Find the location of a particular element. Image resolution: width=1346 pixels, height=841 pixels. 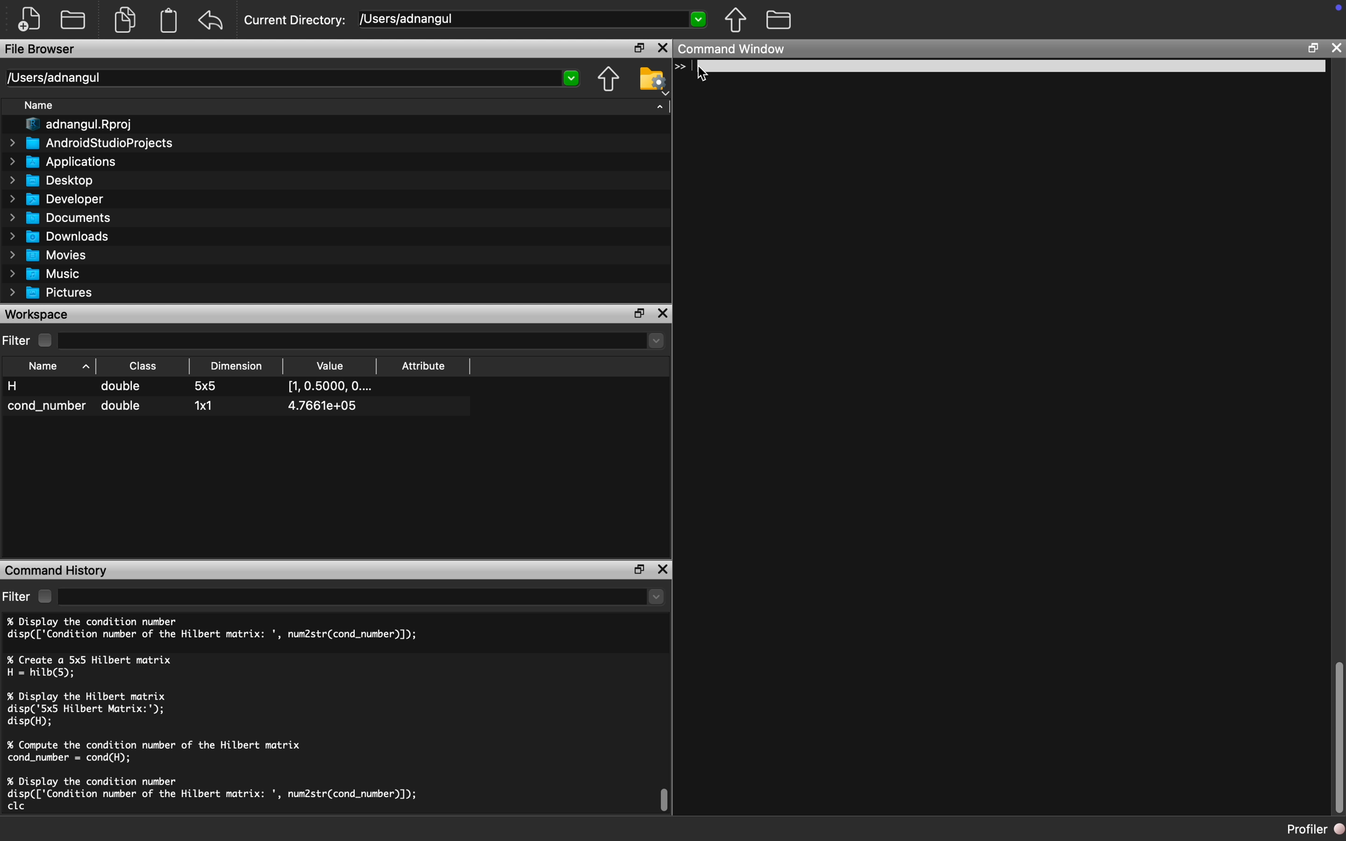

New File is located at coordinates (27, 21).